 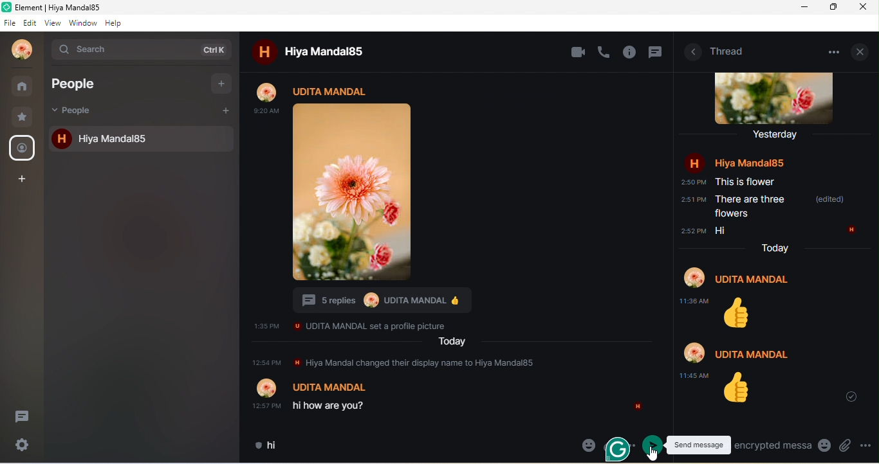 What do you see at coordinates (86, 83) in the screenshot?
I see `people` at bounding box center [86, 83].